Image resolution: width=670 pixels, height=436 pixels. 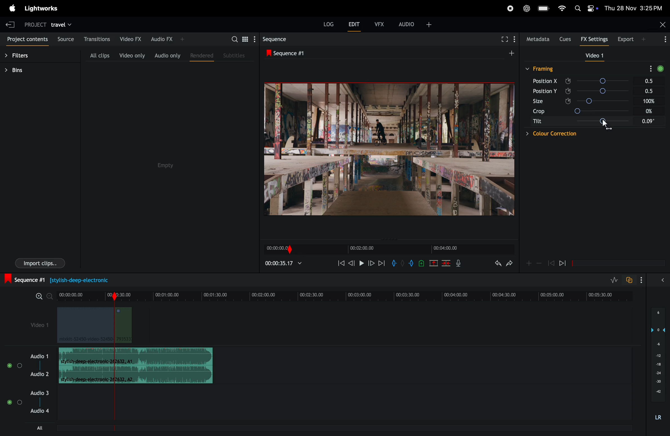 I want to click on tilt angle slider: 0.09°, so click(x=617, y=123).